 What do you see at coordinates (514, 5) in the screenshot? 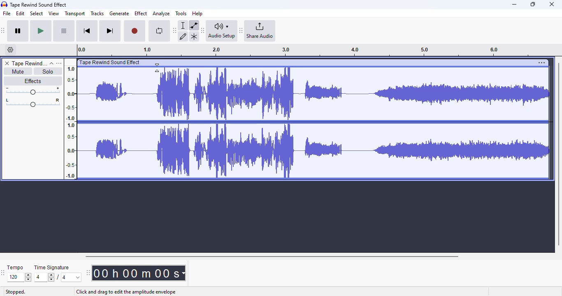
I see `minimize` at bounding box center [514, 5].